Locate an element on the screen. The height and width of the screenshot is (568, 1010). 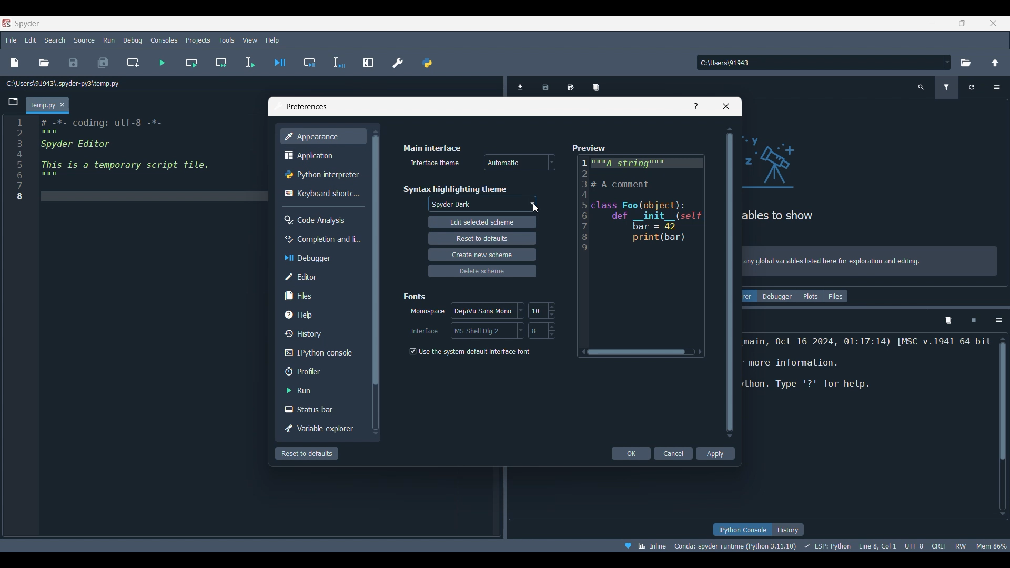
Save all files is located at coordinates (103, 63).